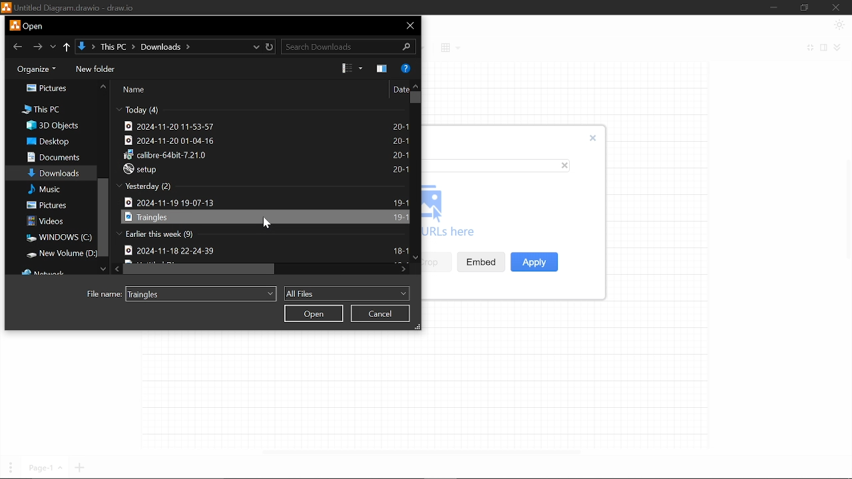  I want to click on untitled diagram.drawio-draw.io, so click(76, 7).